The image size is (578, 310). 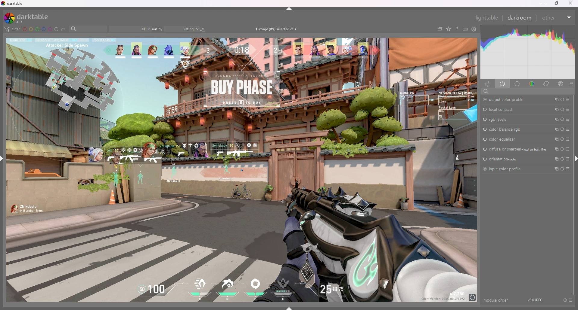 What do you see at coordinates (571, 3) in the screenshot?
I see `close` at bounding box center [571, 3].